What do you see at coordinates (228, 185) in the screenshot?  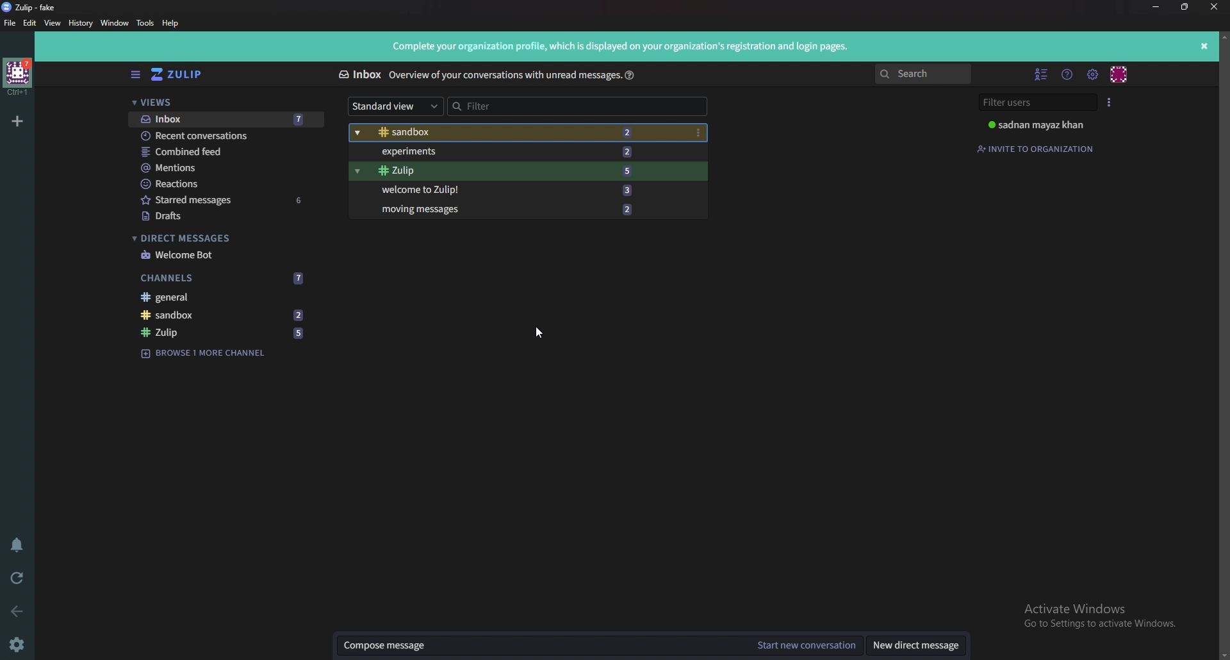 I see `Reactions` at bounding box center [228, 185].